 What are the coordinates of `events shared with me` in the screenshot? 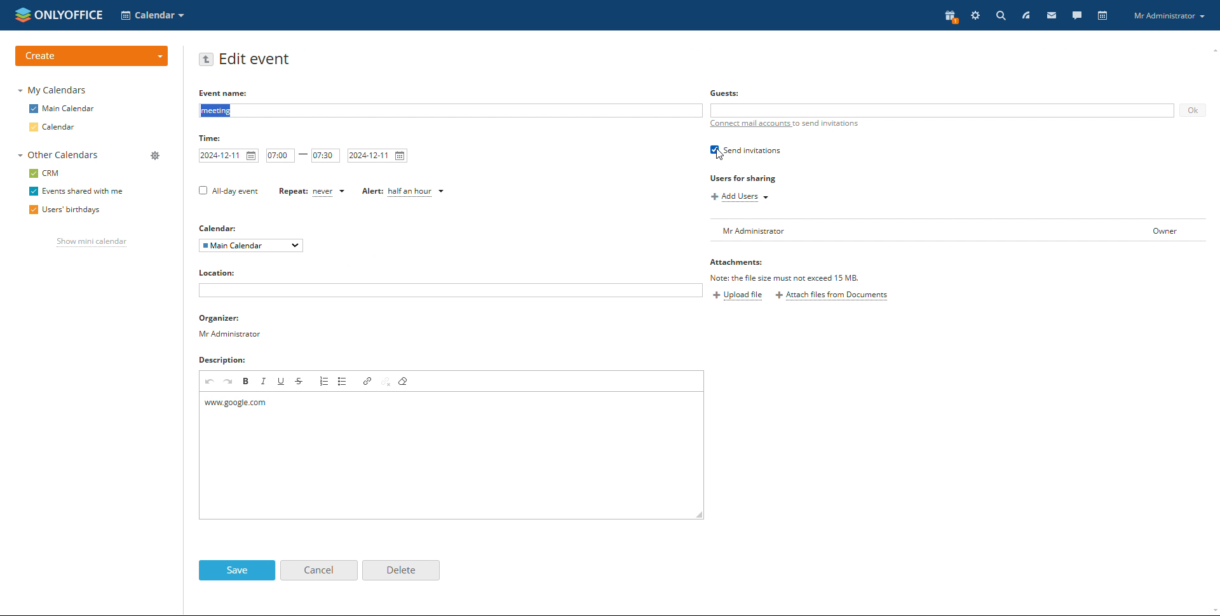 It's located at (77, 191).